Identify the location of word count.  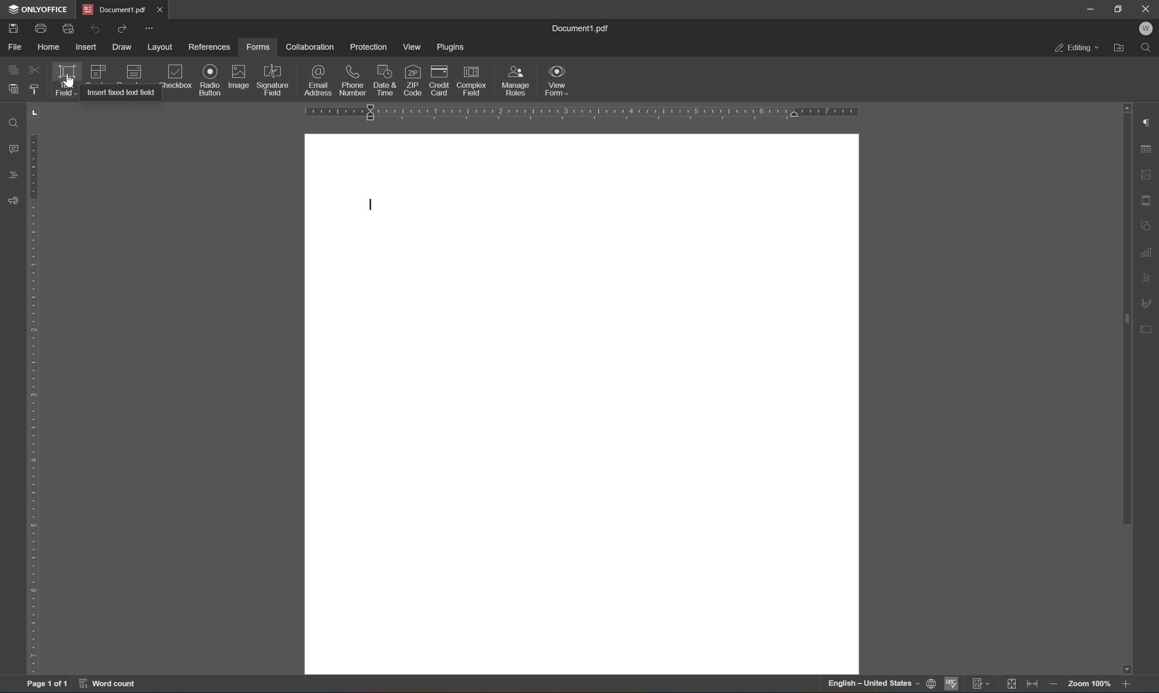
(110, 685).